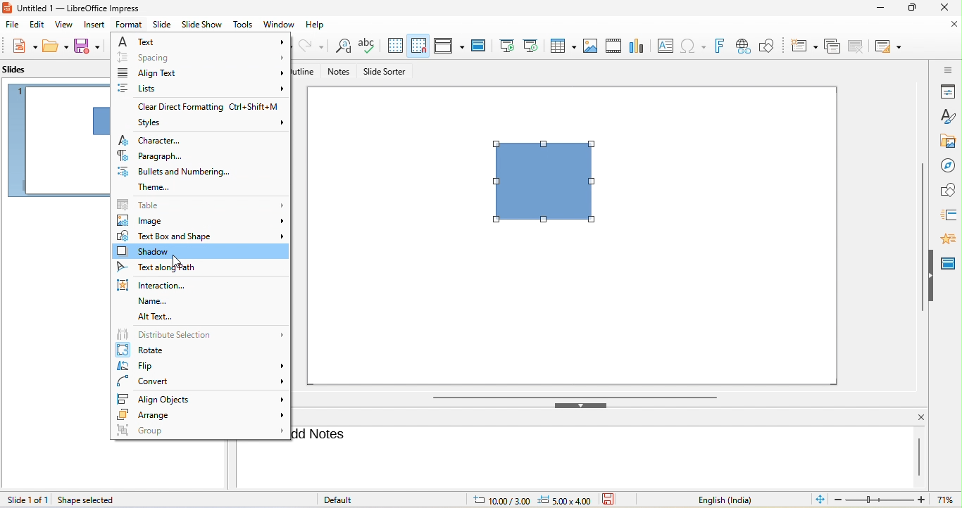 Image resolution: width=962 pixels, height=508 pixels. What do you see at coordinates (615, 500) in the screenshot?
I see `the document has not been modified since the last save` at bounding box center [615, 500].